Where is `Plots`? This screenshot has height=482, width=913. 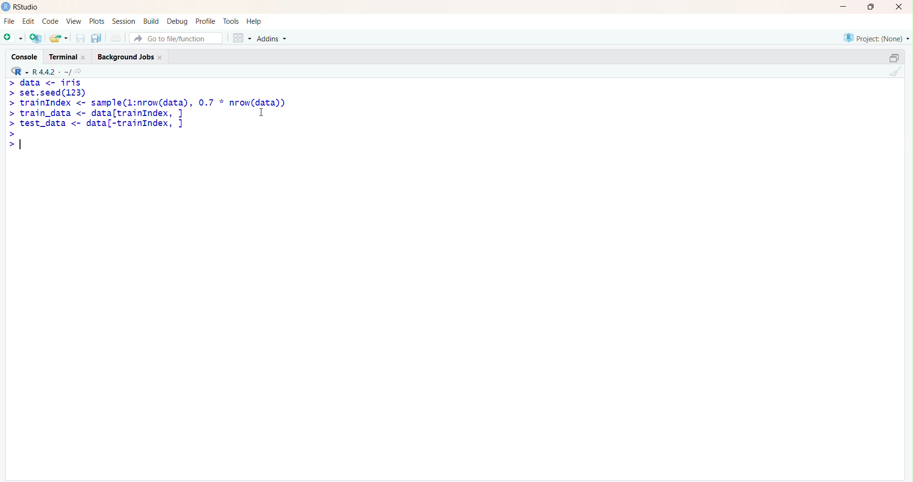
Plots is located at coordinates (97, 21).